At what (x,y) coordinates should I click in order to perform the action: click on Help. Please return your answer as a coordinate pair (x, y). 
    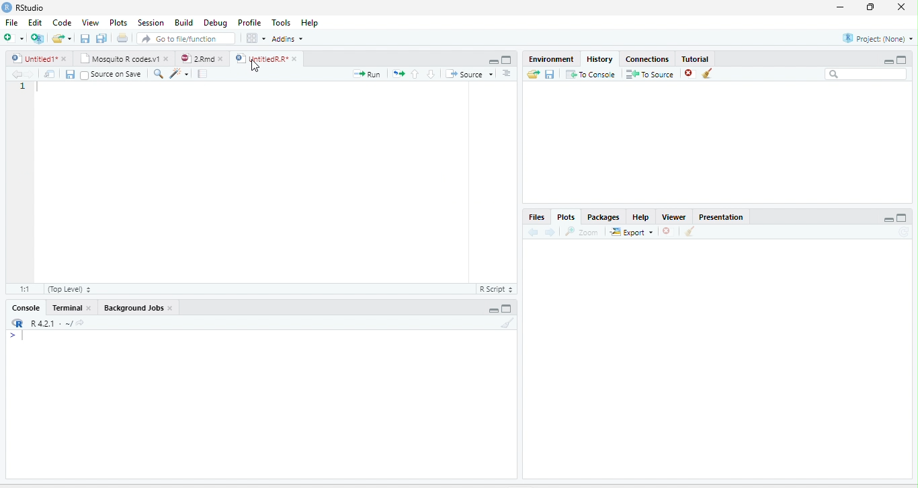
    Looking at the image, I should click on (641, 217).